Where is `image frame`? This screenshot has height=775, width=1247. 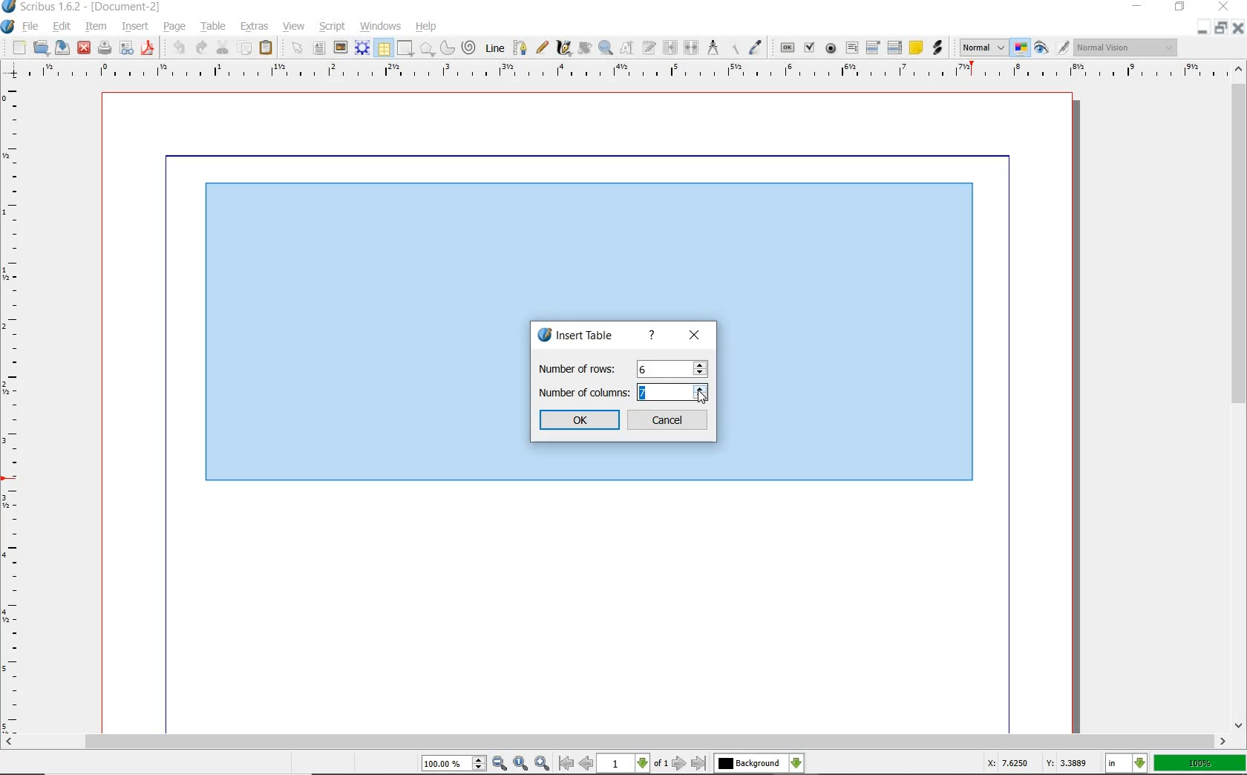 image frame is located at coordinates (339, 48).